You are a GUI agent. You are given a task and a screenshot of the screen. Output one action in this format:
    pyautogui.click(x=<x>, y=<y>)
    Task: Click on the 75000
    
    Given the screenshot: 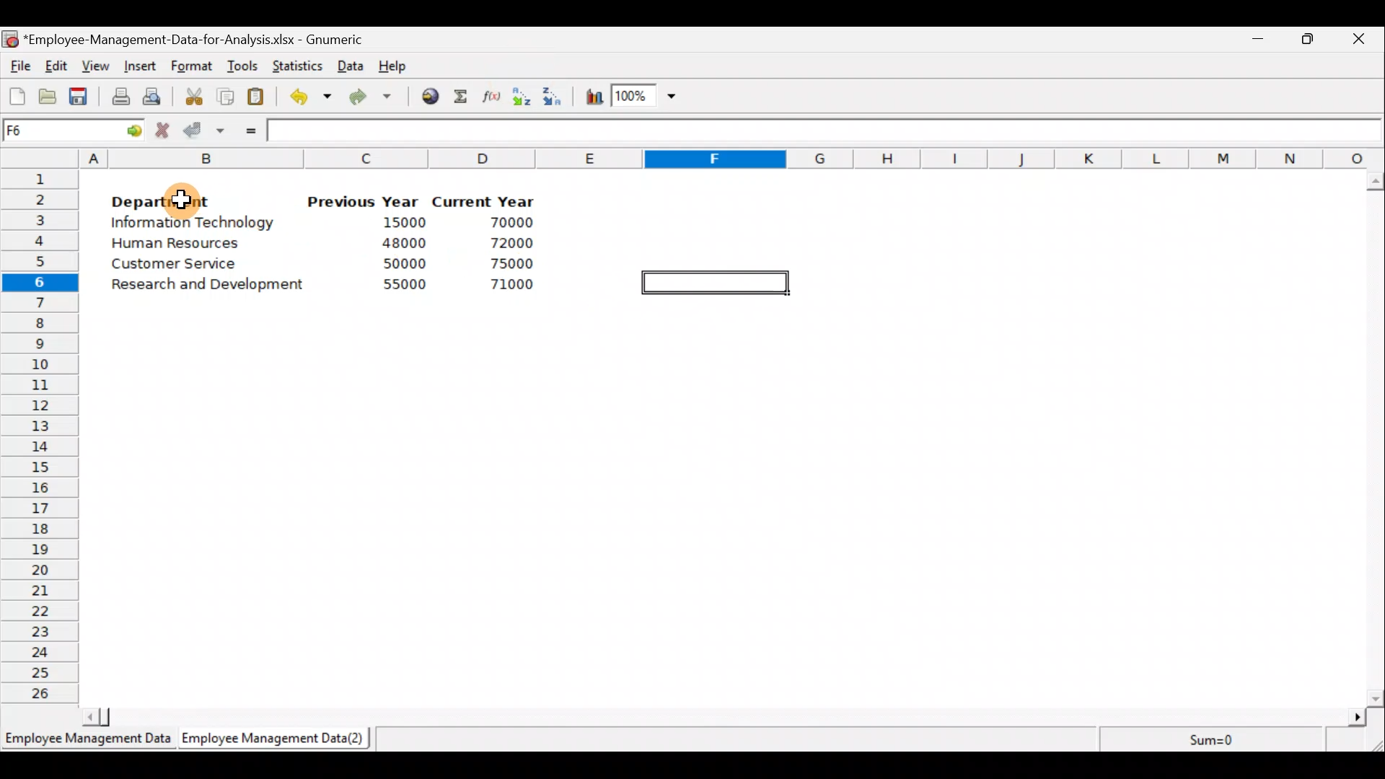 What is the action you would take?
    pyautogui.click(x=506, y=264)
    